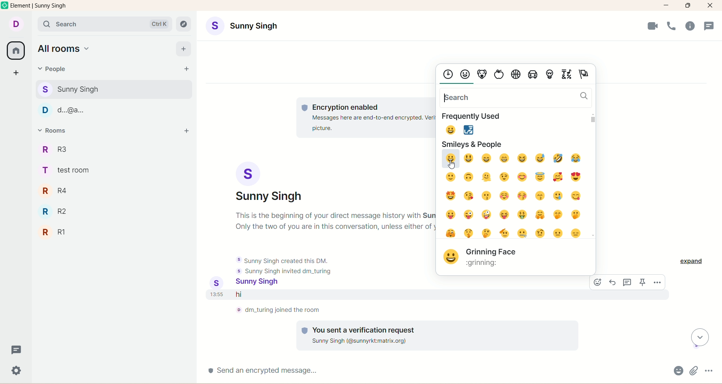  Describe the element at coordinates (653, 26) in the screenshot. I see `video call` at that location.